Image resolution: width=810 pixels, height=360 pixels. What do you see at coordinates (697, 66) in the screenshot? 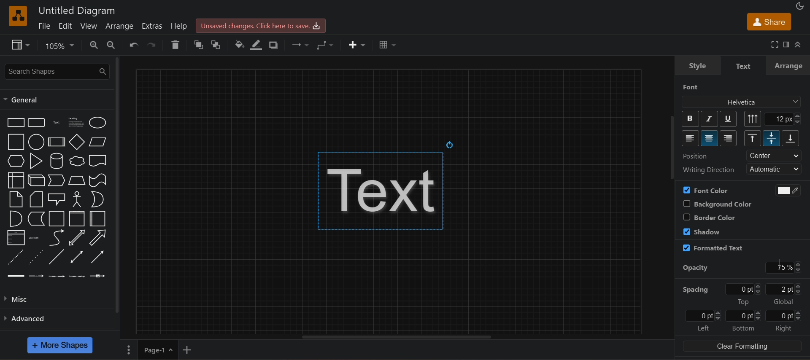
I see `style` at bounding box center [697, 66].